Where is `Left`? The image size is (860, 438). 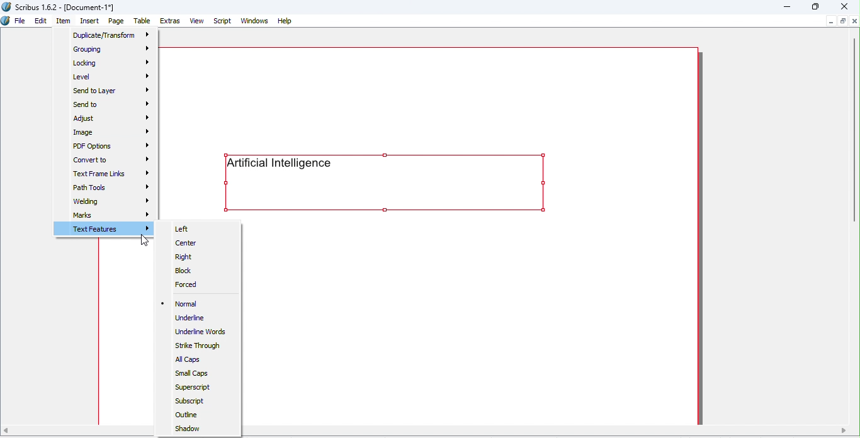
Left is located at coordinates (183, 228).